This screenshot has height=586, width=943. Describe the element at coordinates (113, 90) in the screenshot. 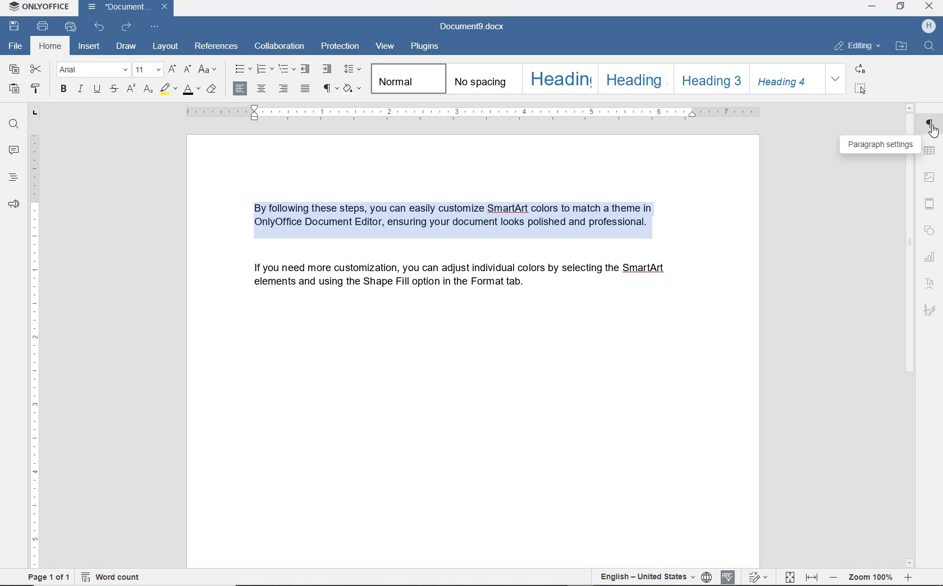

I see `strikethrough` at that location.